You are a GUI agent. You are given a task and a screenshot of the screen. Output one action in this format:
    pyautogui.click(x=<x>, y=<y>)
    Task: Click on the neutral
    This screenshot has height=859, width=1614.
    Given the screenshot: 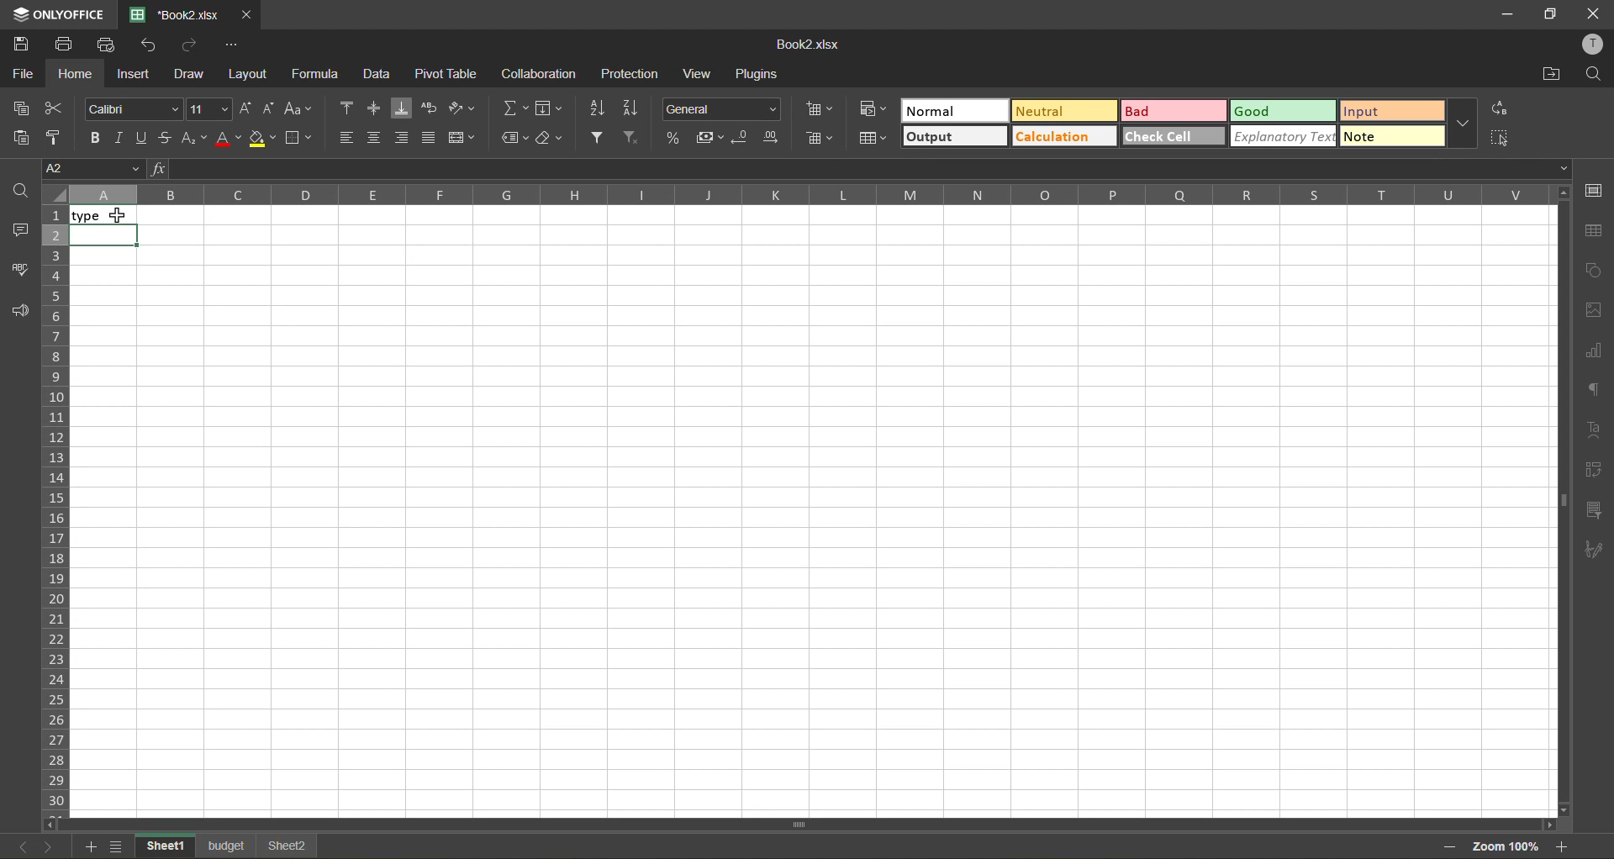 What is the action you would take?
    pyautogui.click(x=1063, y=112)
    